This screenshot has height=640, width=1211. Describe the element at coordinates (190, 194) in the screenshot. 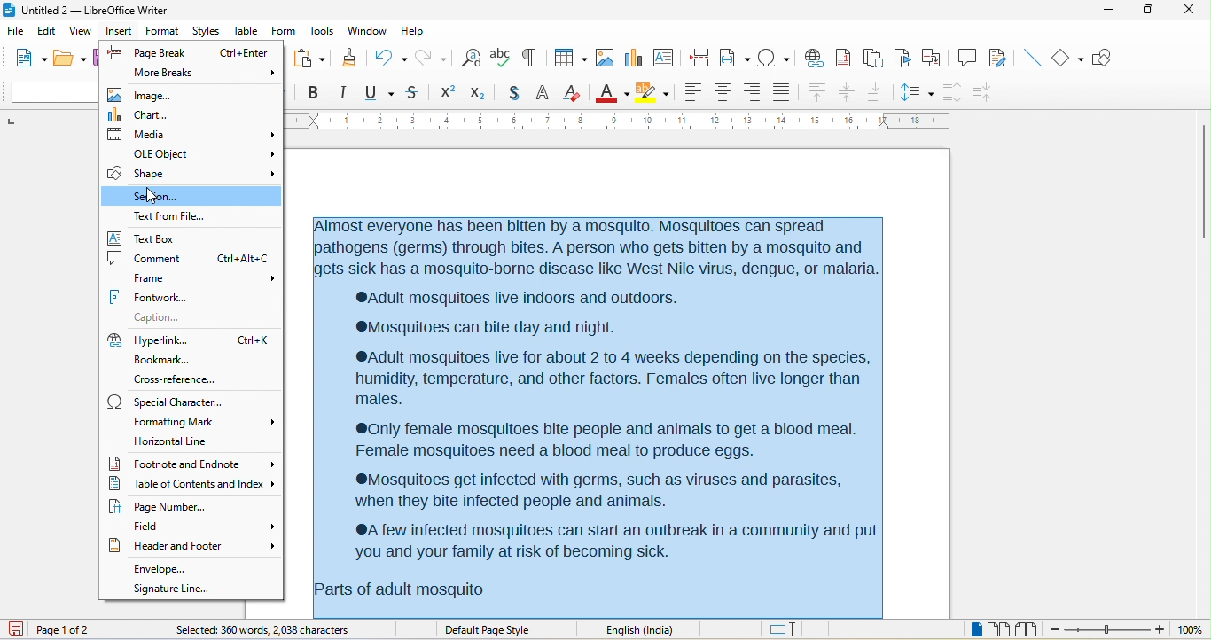

I see `section` at that location.